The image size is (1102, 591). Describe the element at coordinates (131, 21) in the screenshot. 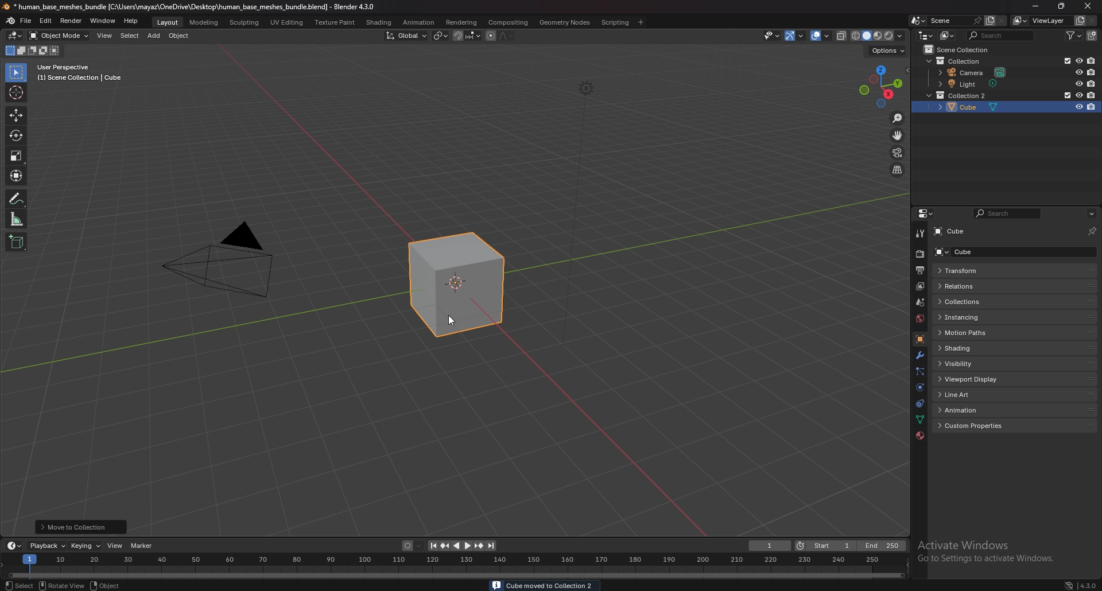

I see `help` at that location.